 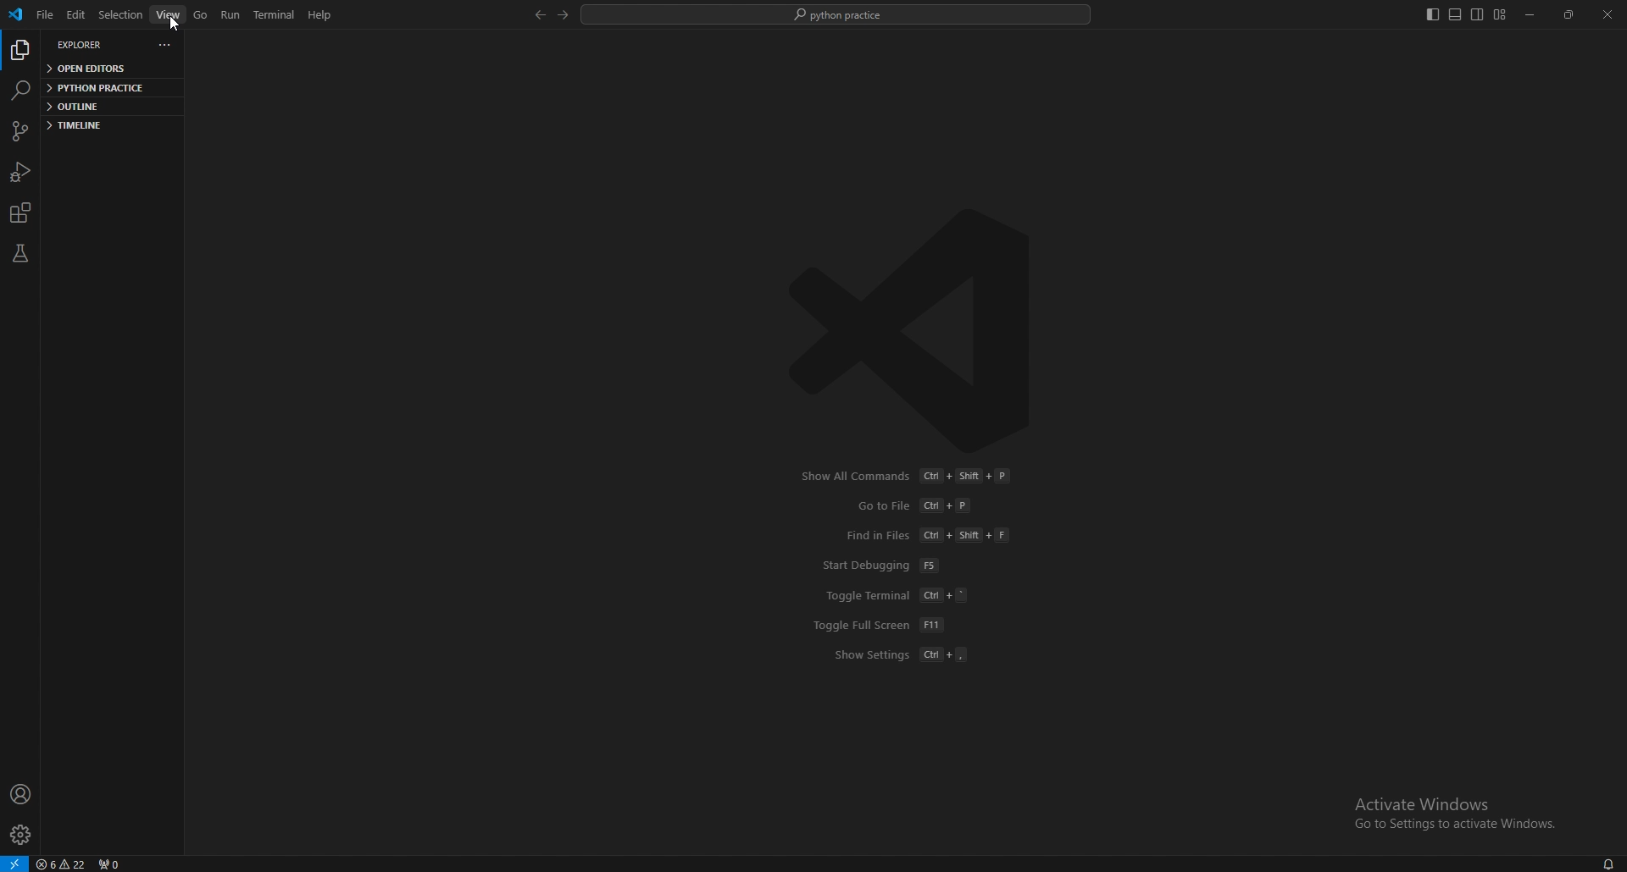 What do you see at coordinates (908, 311) in the screenshot?
I see `vscode logo` at bounding box center [908, 311].